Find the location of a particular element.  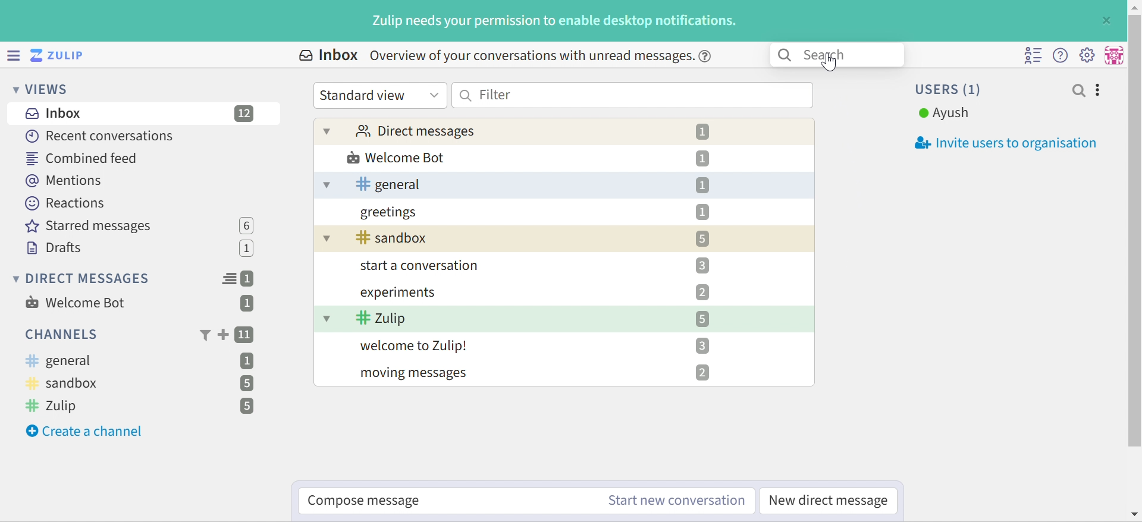

Starred mesages is located at coordinates (92, 227).